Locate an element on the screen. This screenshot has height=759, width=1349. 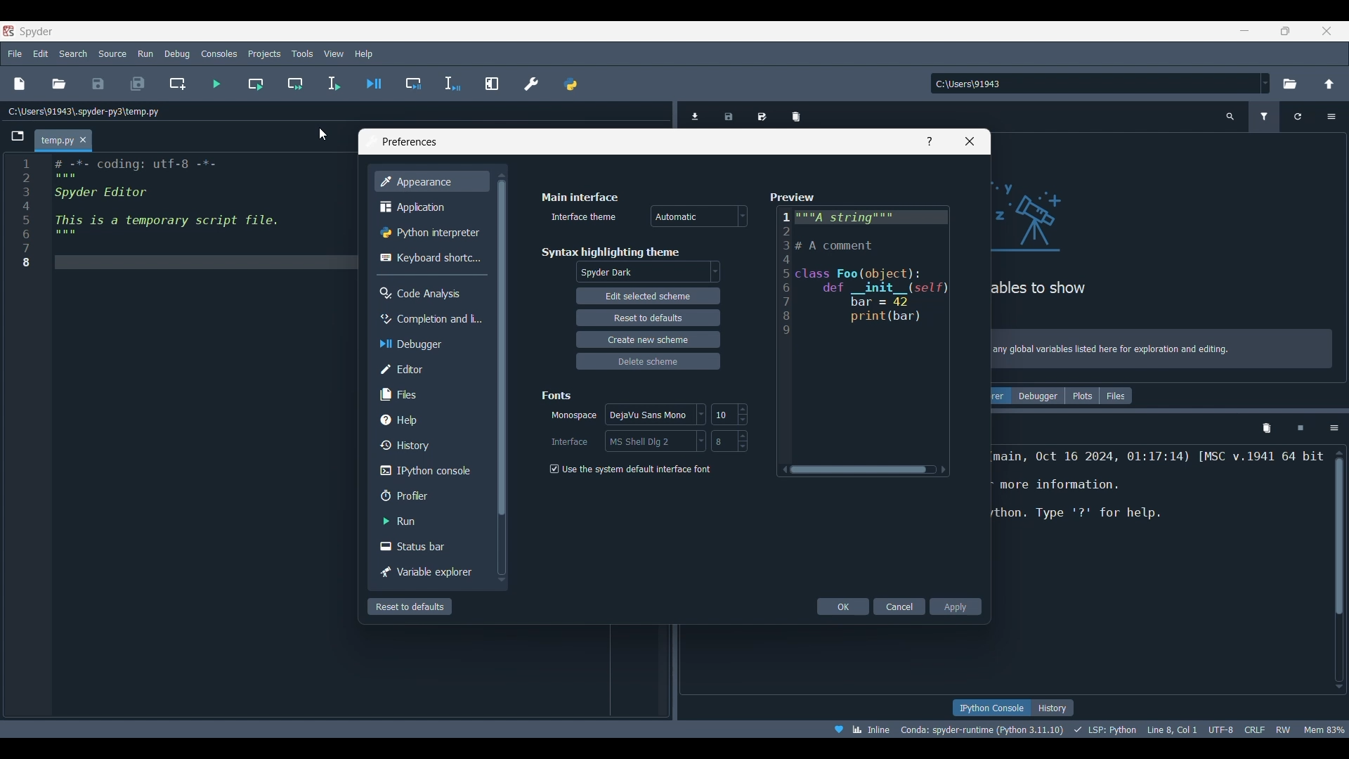
Import data is located at coordinates (695, 117).